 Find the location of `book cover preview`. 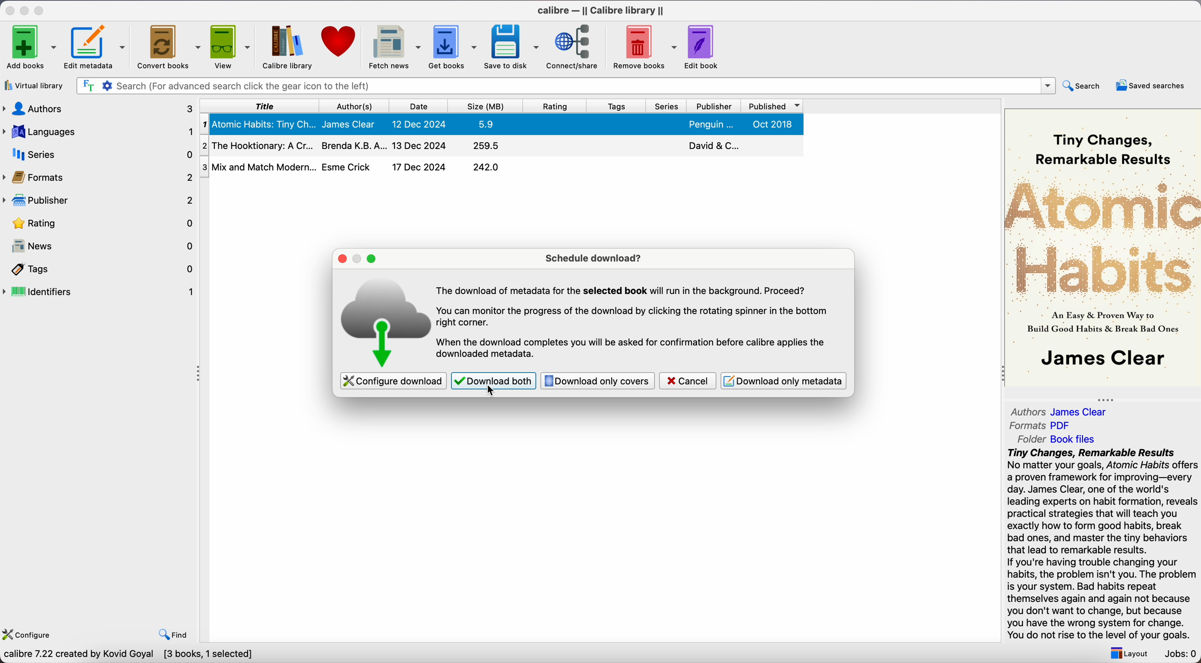

book cover preview is located at coordinates (1104, 248).